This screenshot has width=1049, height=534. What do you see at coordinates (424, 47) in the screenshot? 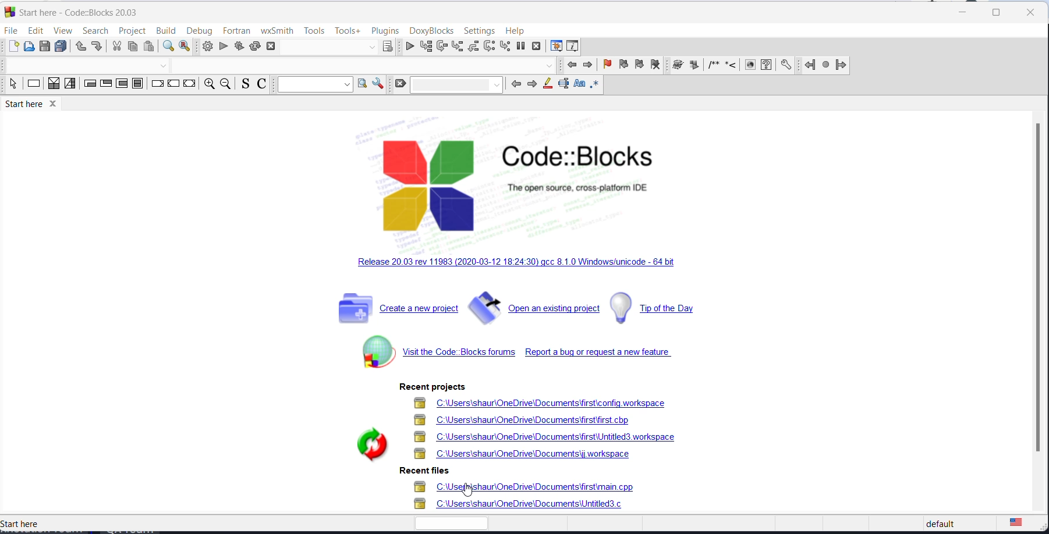
I see `RUN TO CURSOR` at bounding box center [424, 47].